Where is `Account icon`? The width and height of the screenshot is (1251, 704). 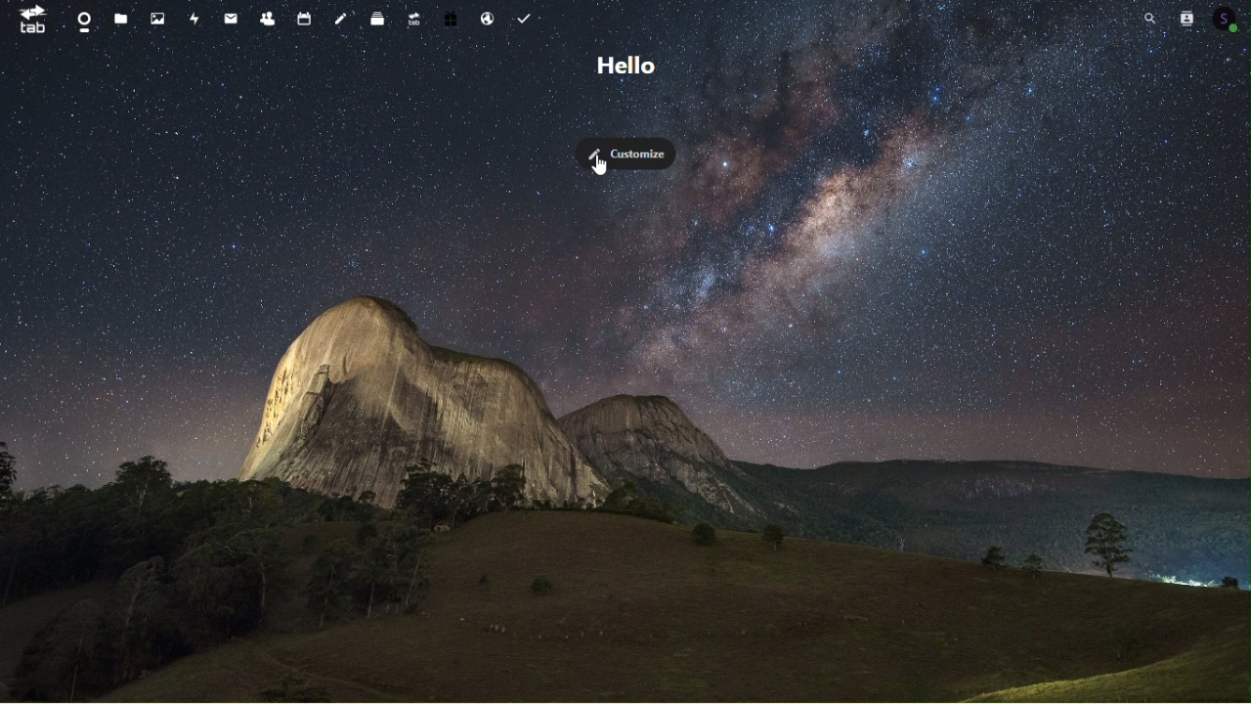
Account icon is located at coordinates (1228, 17).